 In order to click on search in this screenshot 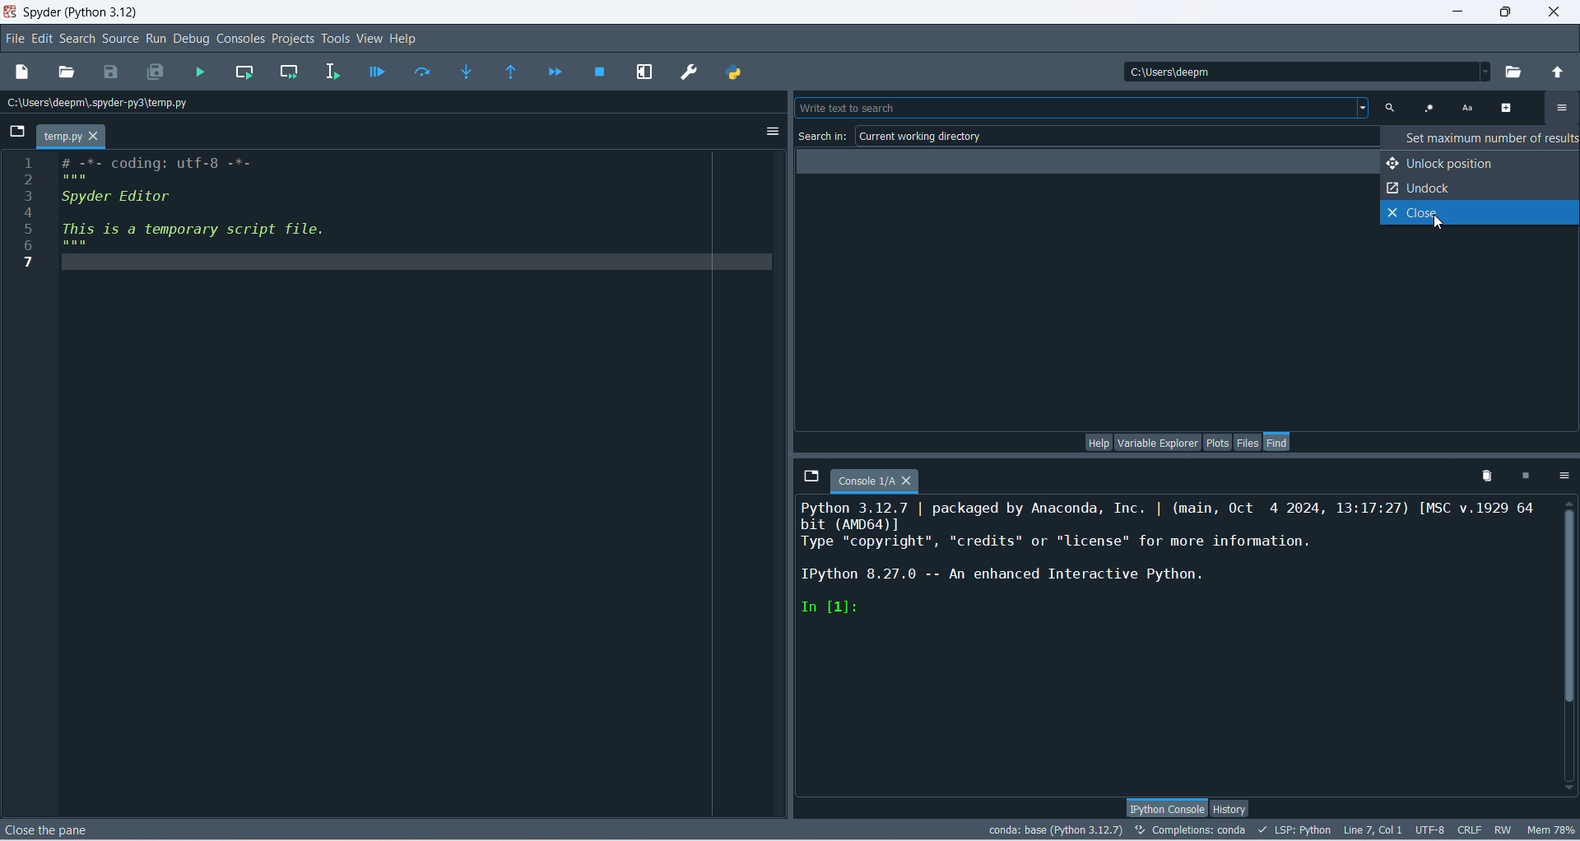, I will do `click(1077, 107)`.